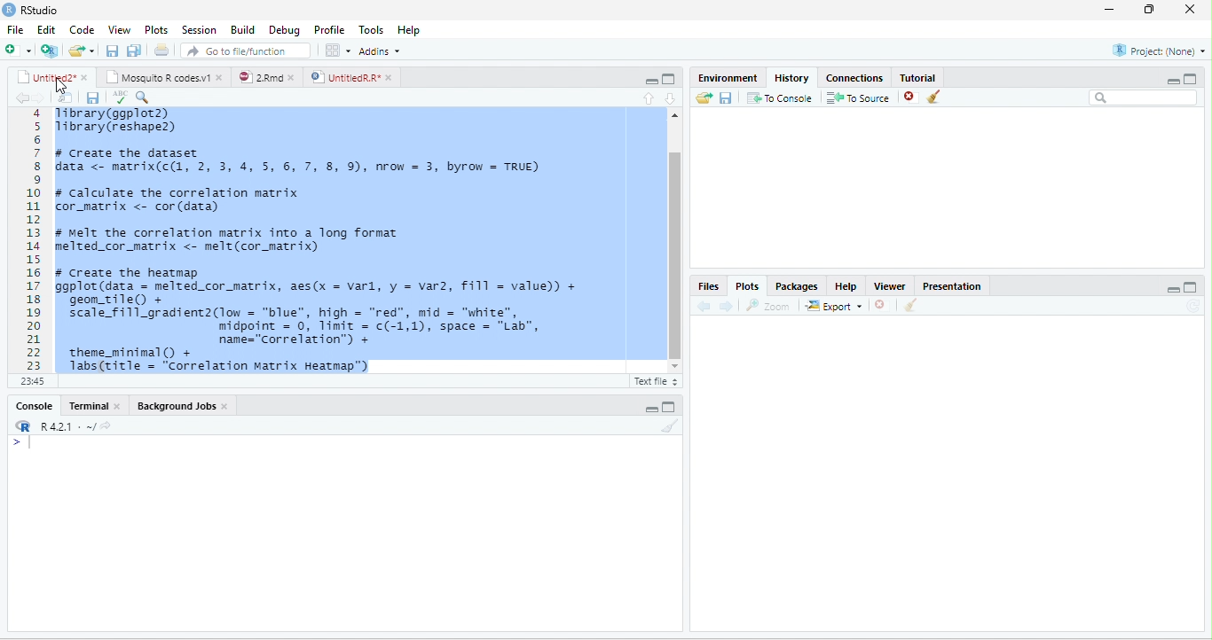 The height and width of the screenshot is (640, 1212). What do you see at coordinates (651, 408) in the screenshot?
I see `minimize` at bounding box center [651, 408].